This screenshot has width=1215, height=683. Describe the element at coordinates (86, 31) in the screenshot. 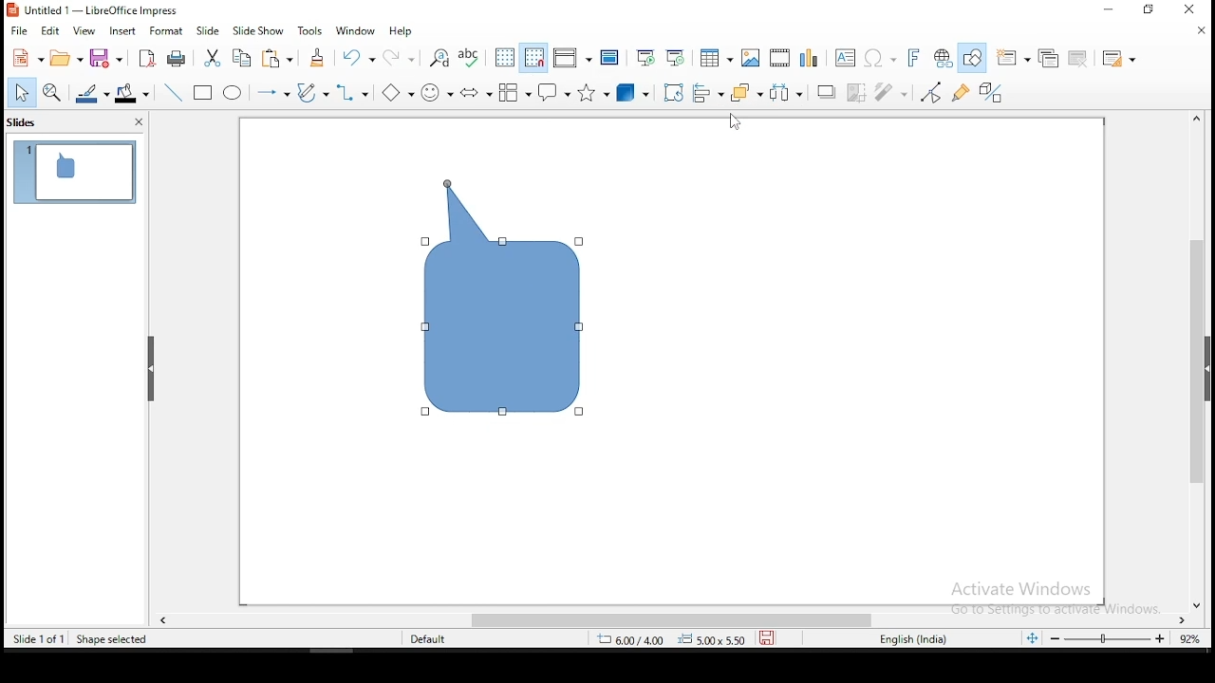

I see `view` at that location.